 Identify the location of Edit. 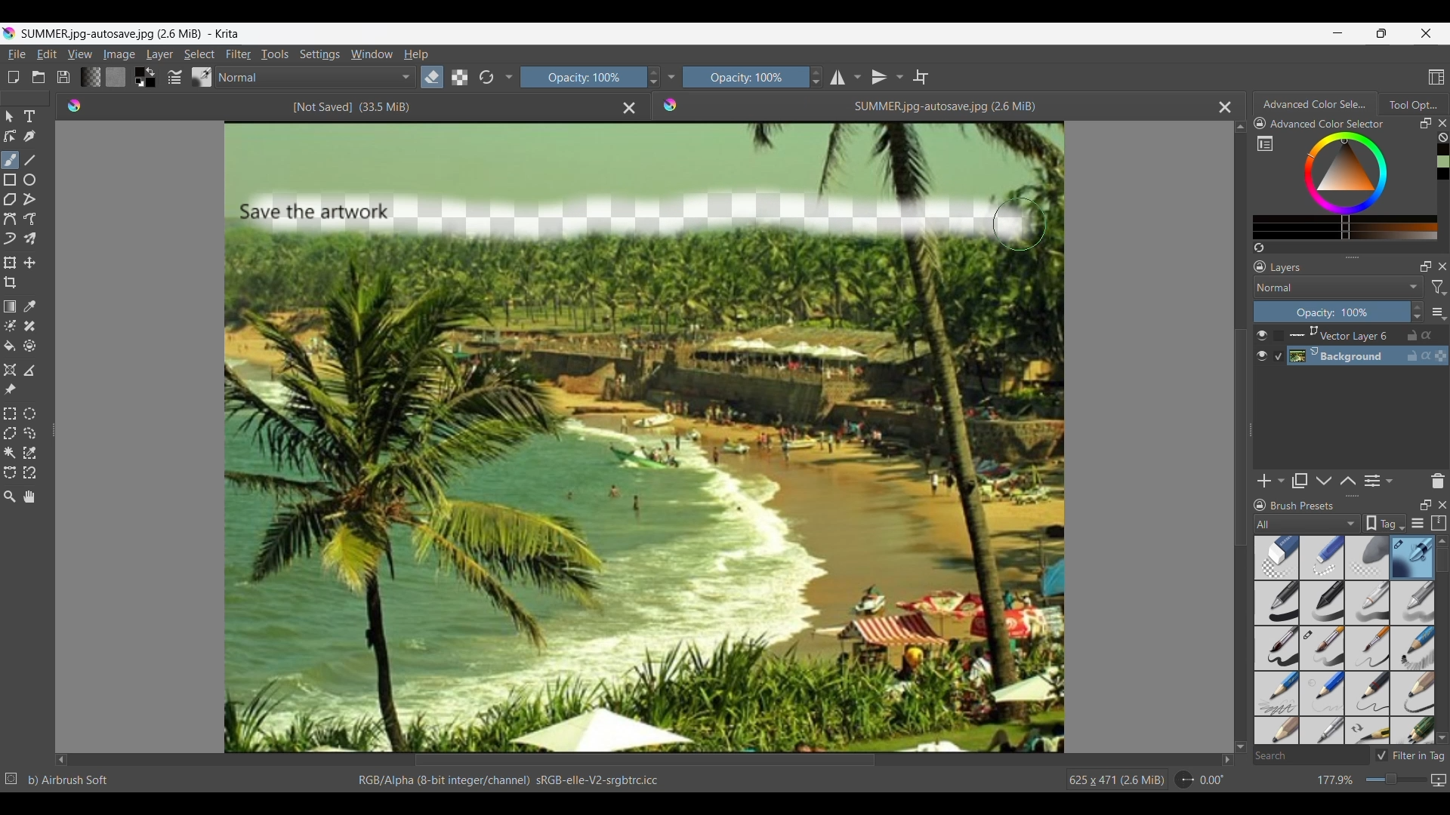
(47, 54).